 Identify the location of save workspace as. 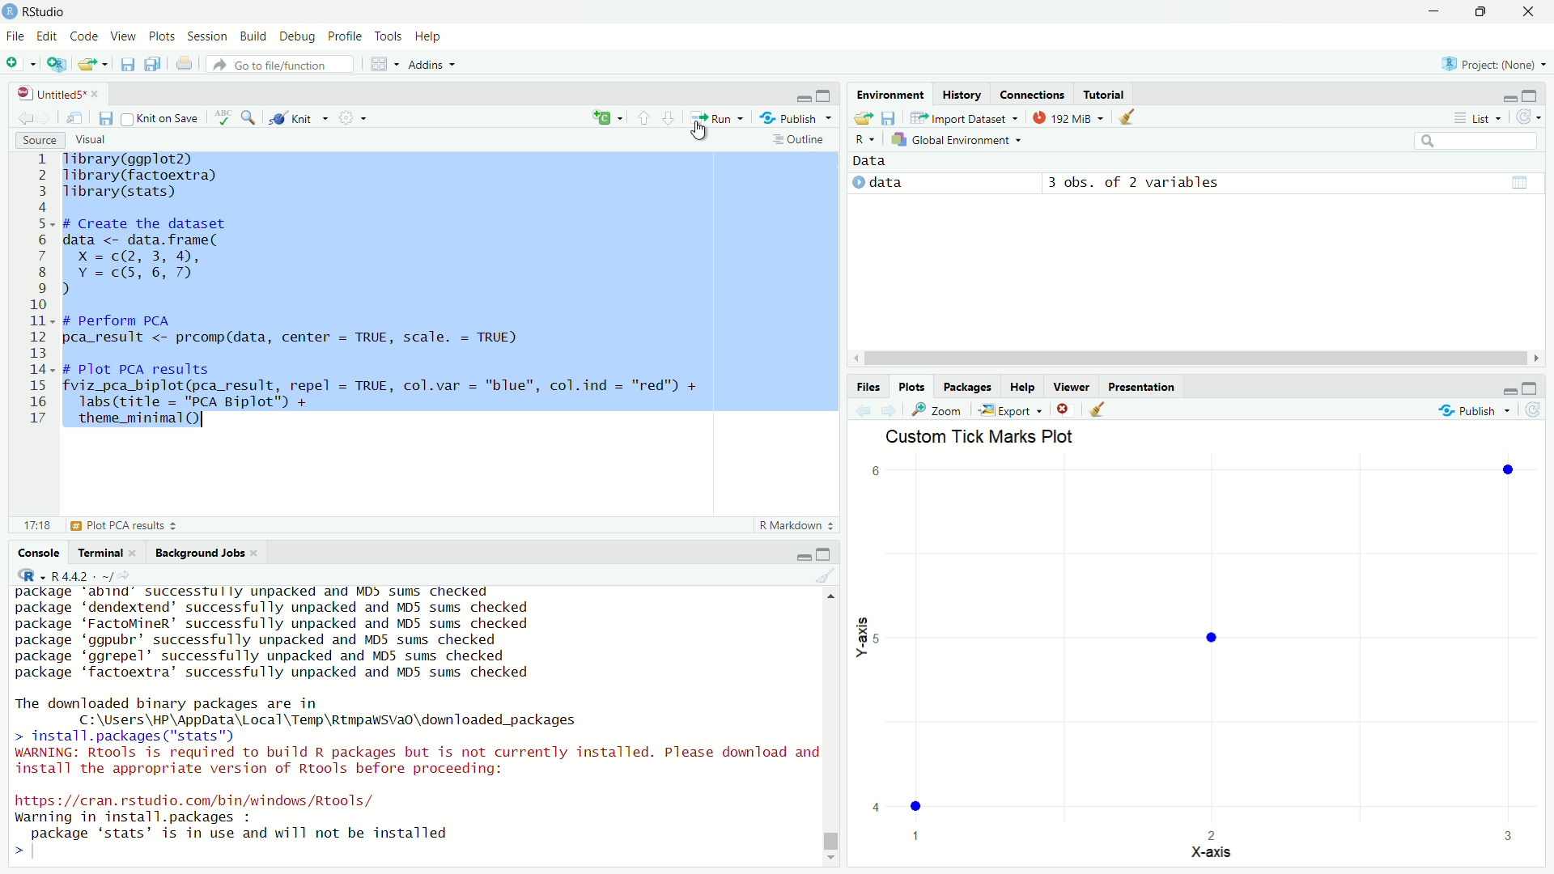
(891, 116).